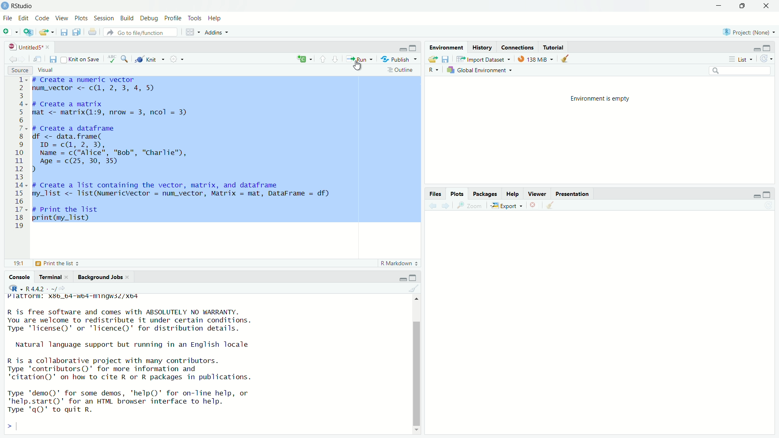  I want to click on Presentation, so click(576, 193).